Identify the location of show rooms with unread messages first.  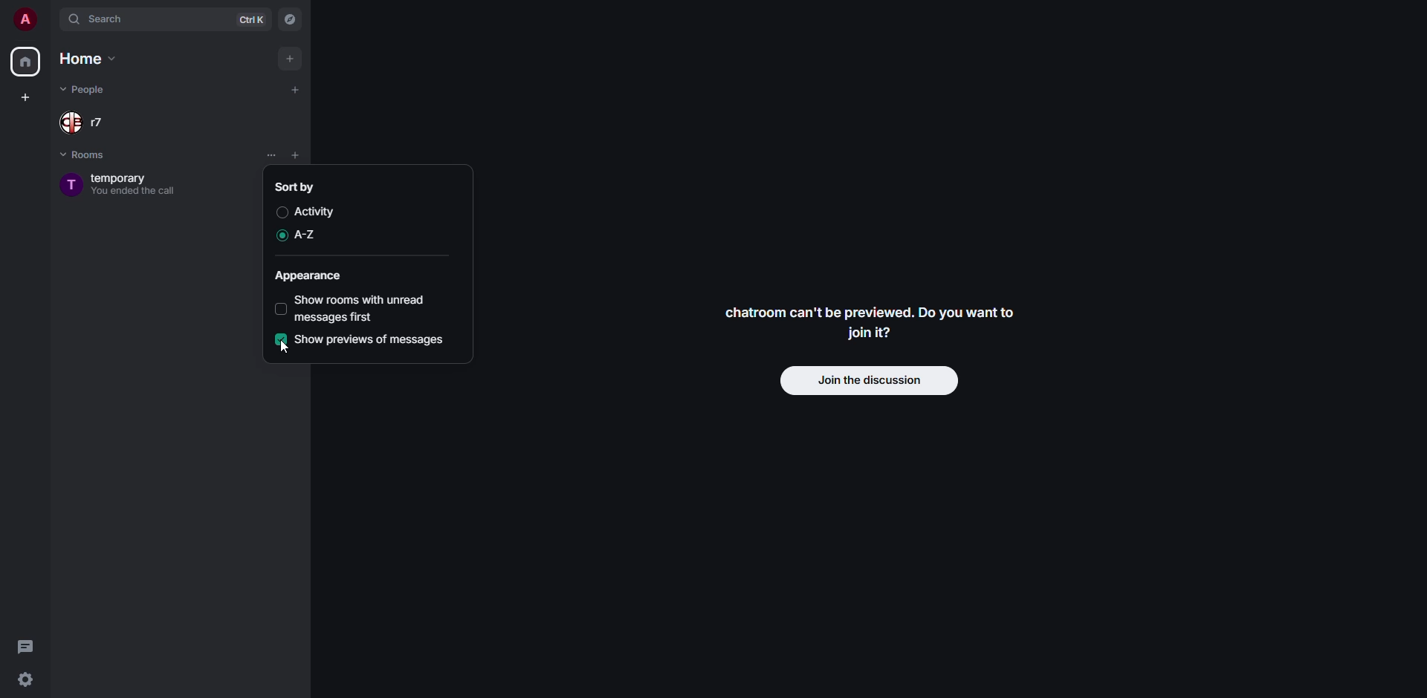
(366, 307).